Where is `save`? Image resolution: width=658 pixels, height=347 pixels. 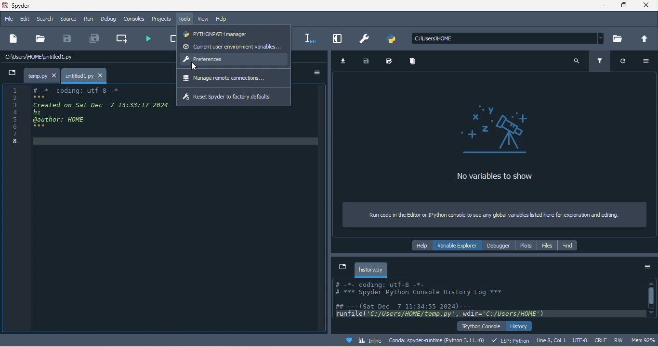 save is located at coordinates (368, 62).